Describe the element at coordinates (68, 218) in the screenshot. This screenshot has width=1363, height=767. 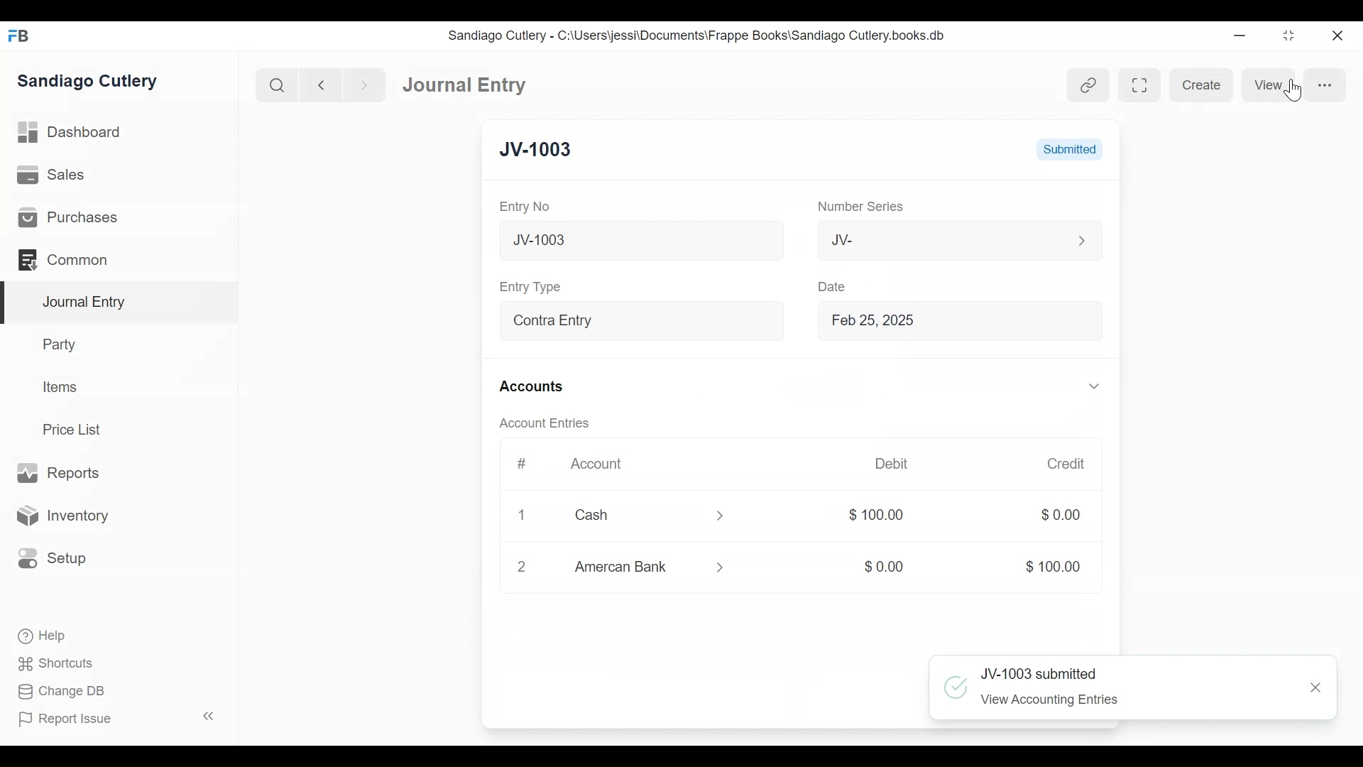
I see `Purchases` at that location.